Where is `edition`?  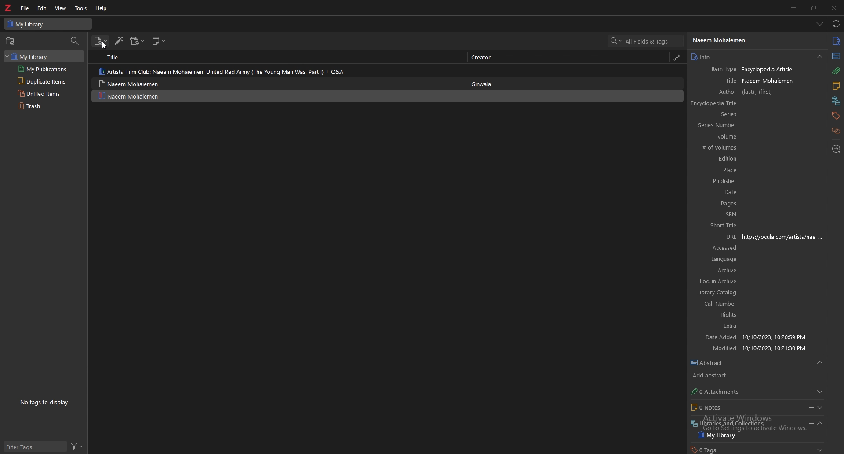
edition is located at coordinates (714, 159).